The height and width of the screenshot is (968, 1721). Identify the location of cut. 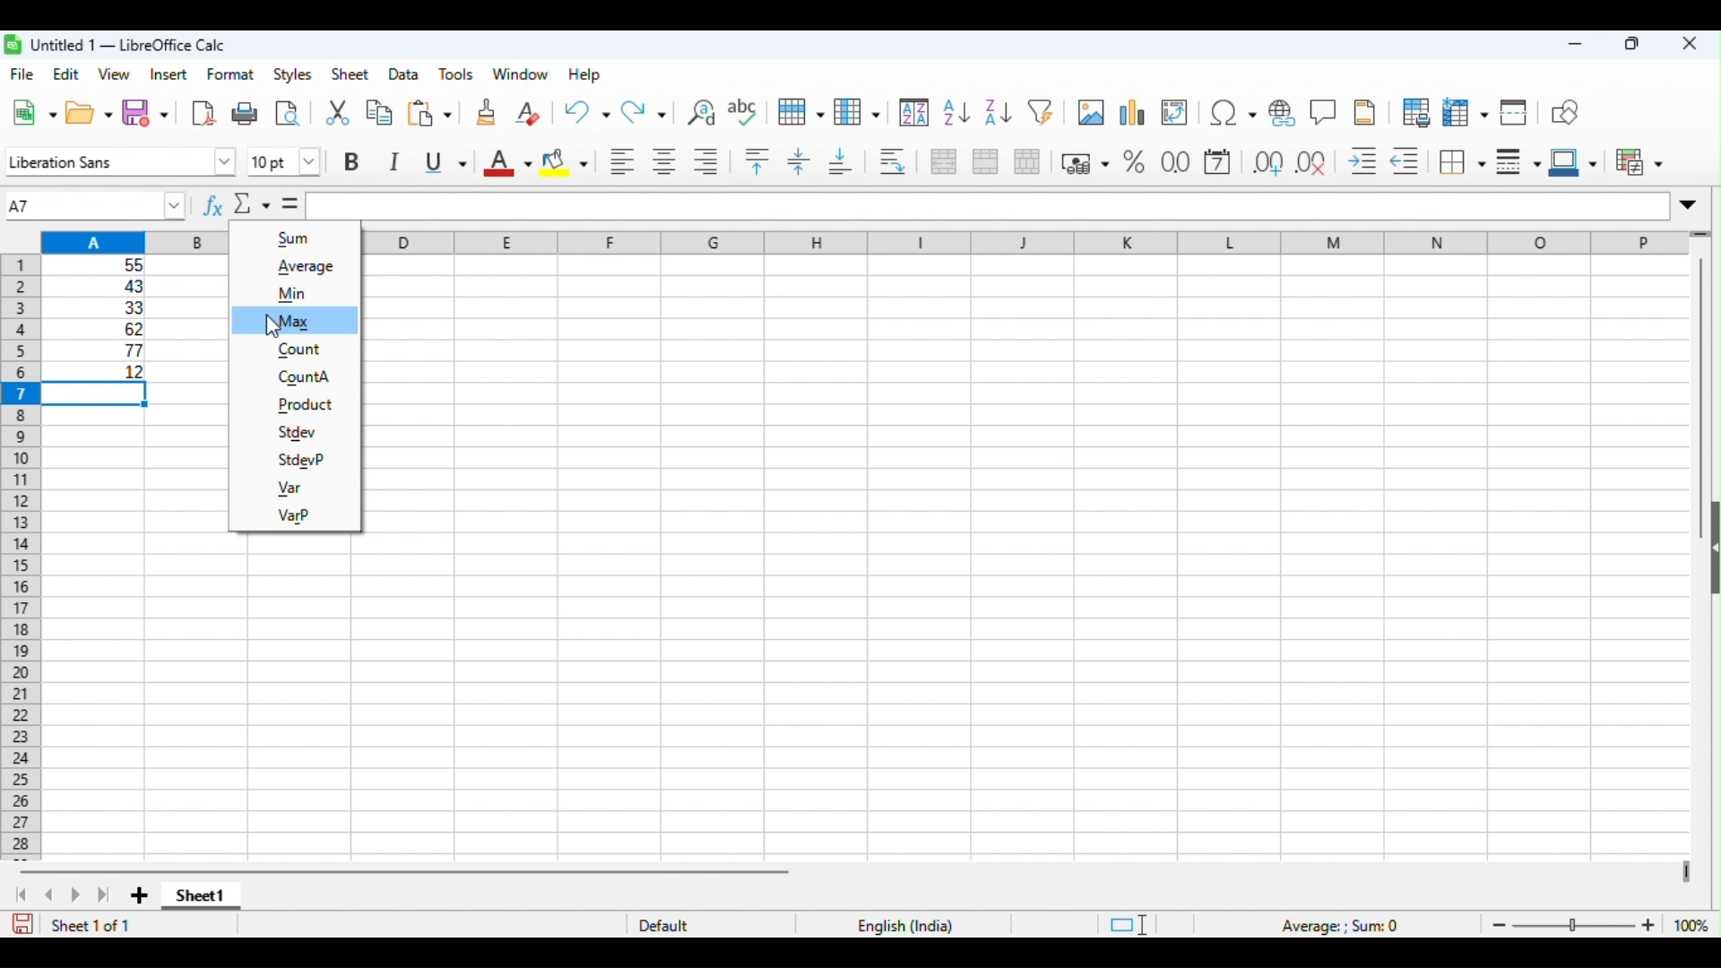
(337, 115).